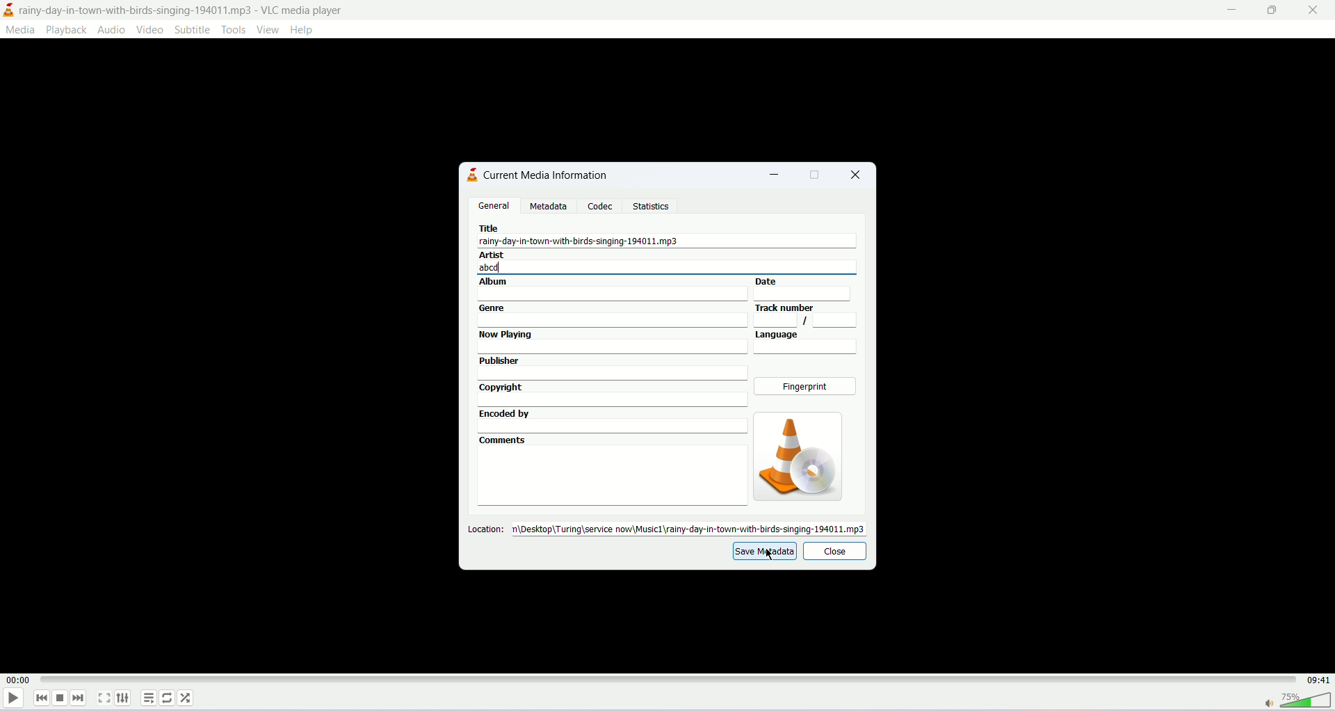 The width and height of the screenshot is (1335, 711). What do you see at coordinates (672, 237) in the screenshot?
I see `title` at bounding box center [672, 237].